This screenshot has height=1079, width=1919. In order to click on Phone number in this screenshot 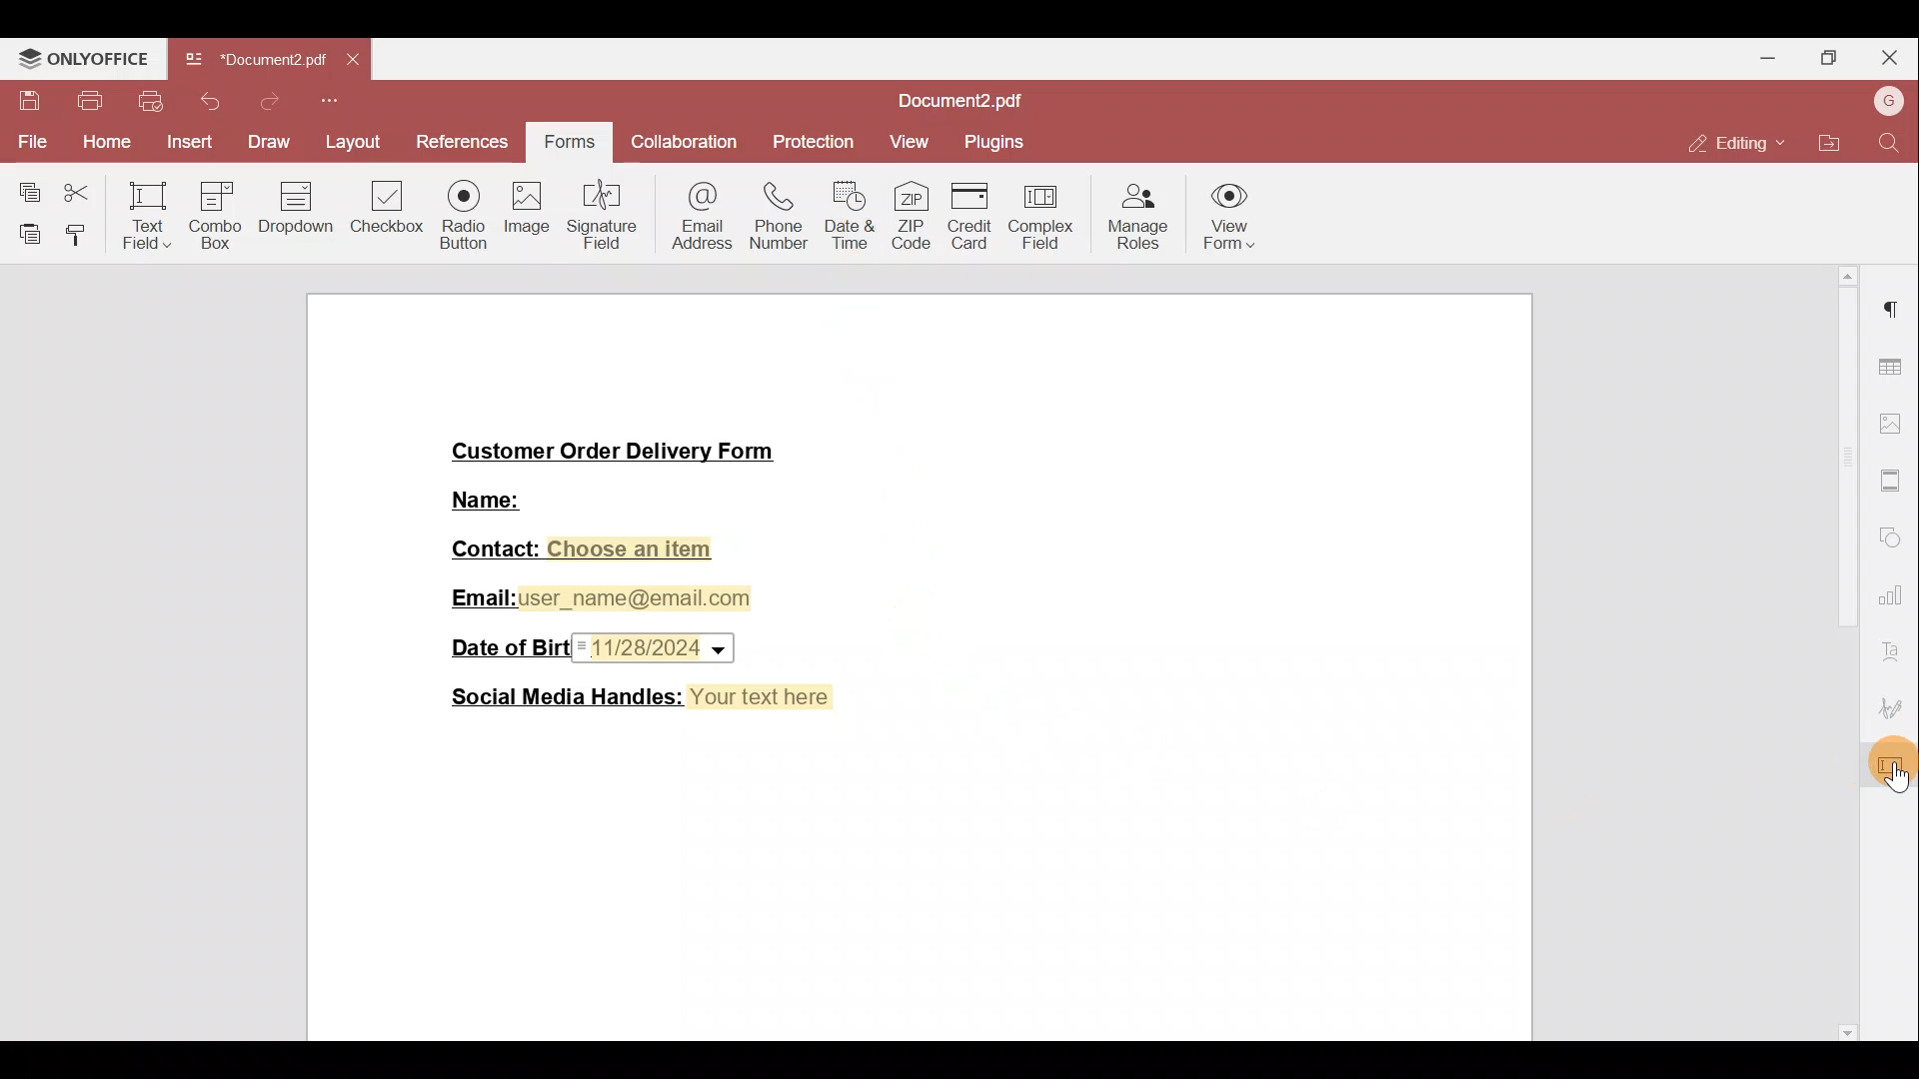, I will do `click(779, 211)`.